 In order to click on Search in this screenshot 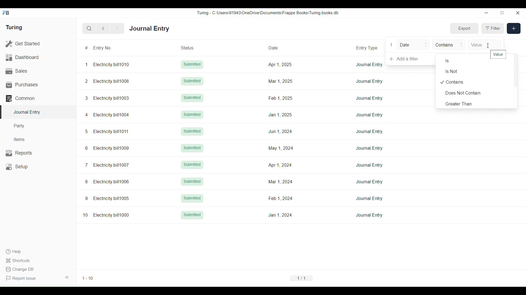, I will do `click(89, 29)`.